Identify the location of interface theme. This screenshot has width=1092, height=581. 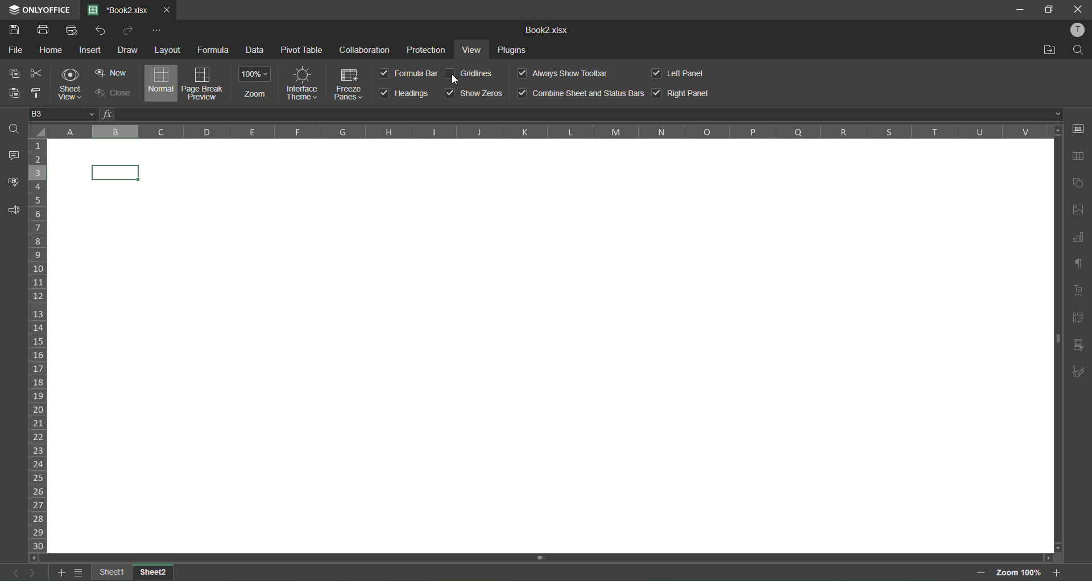
(303, 82).